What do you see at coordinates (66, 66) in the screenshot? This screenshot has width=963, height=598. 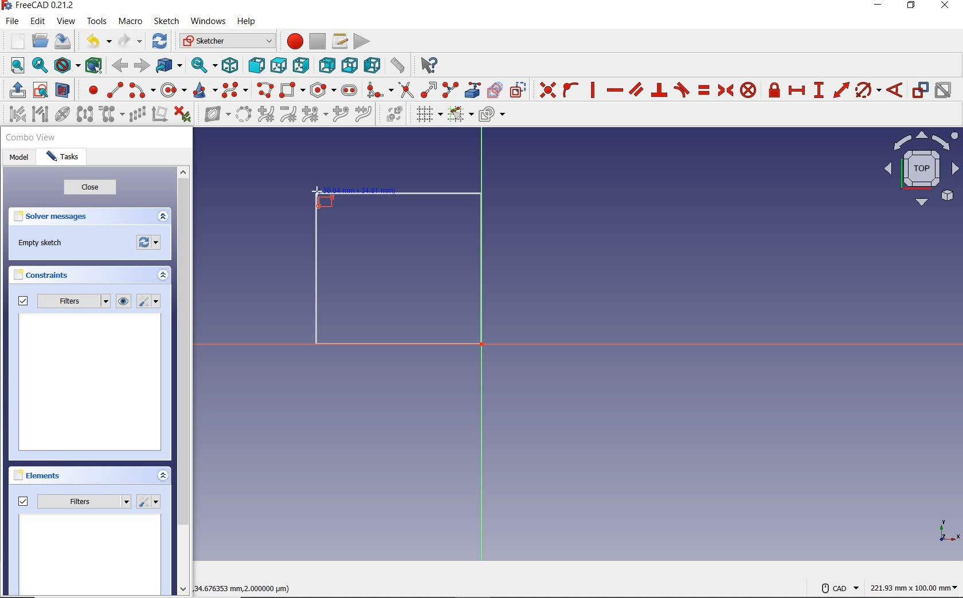 I see `draw style` at bounding box center [66, 66].